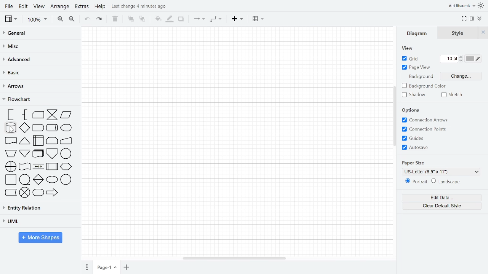  What do you see at coordinates (66, 180) in the screenshot?
I see `start ` at bounding box center [66, 180].